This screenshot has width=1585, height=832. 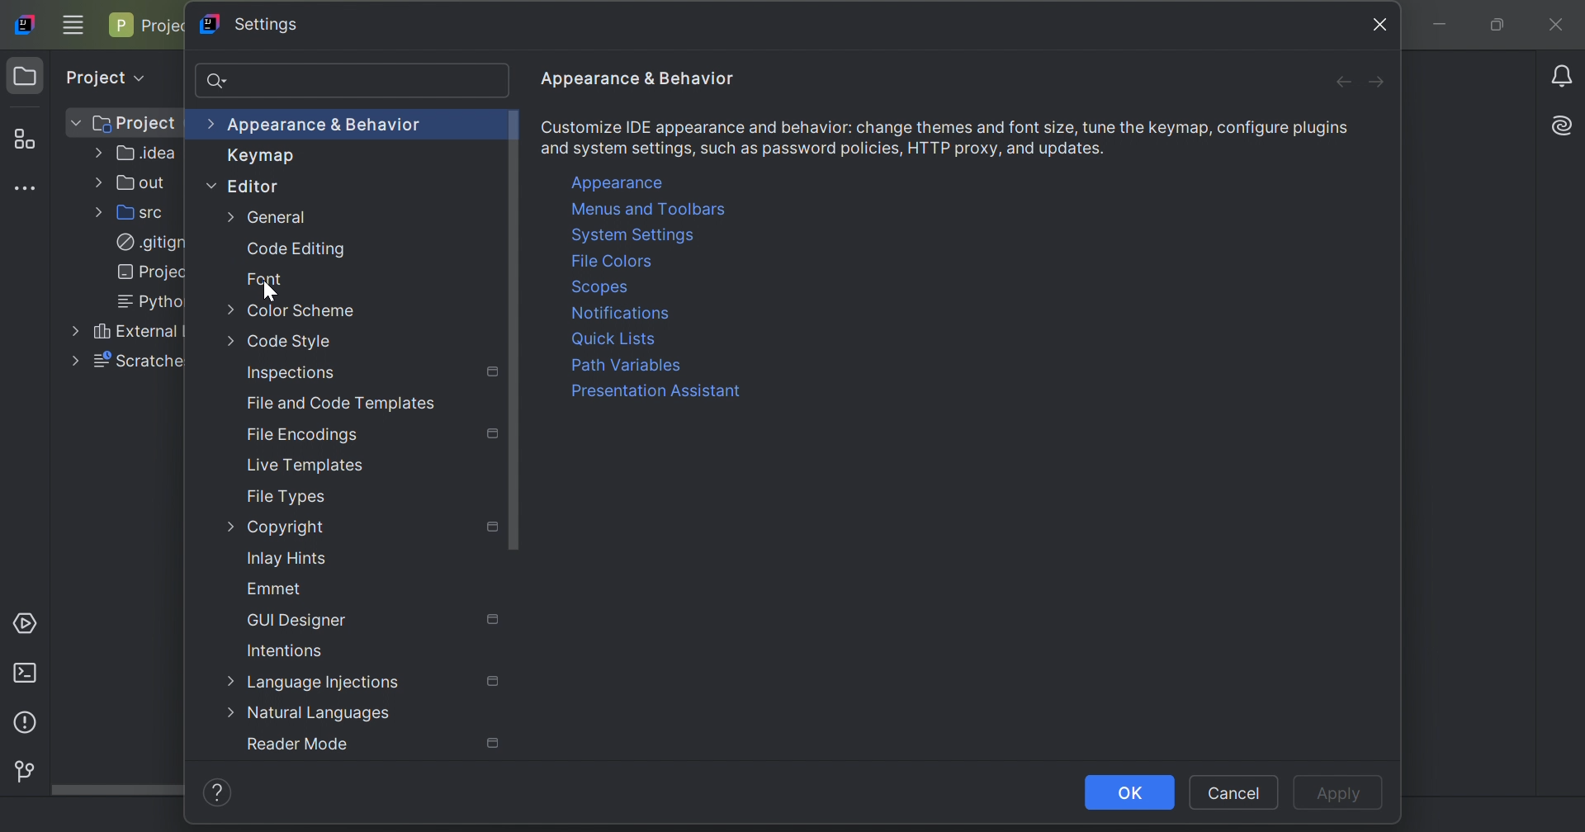 What do you see at coordinates (1234, 792) in the screenshot?
I see `Cancel` at bounding box center [1234, 792].